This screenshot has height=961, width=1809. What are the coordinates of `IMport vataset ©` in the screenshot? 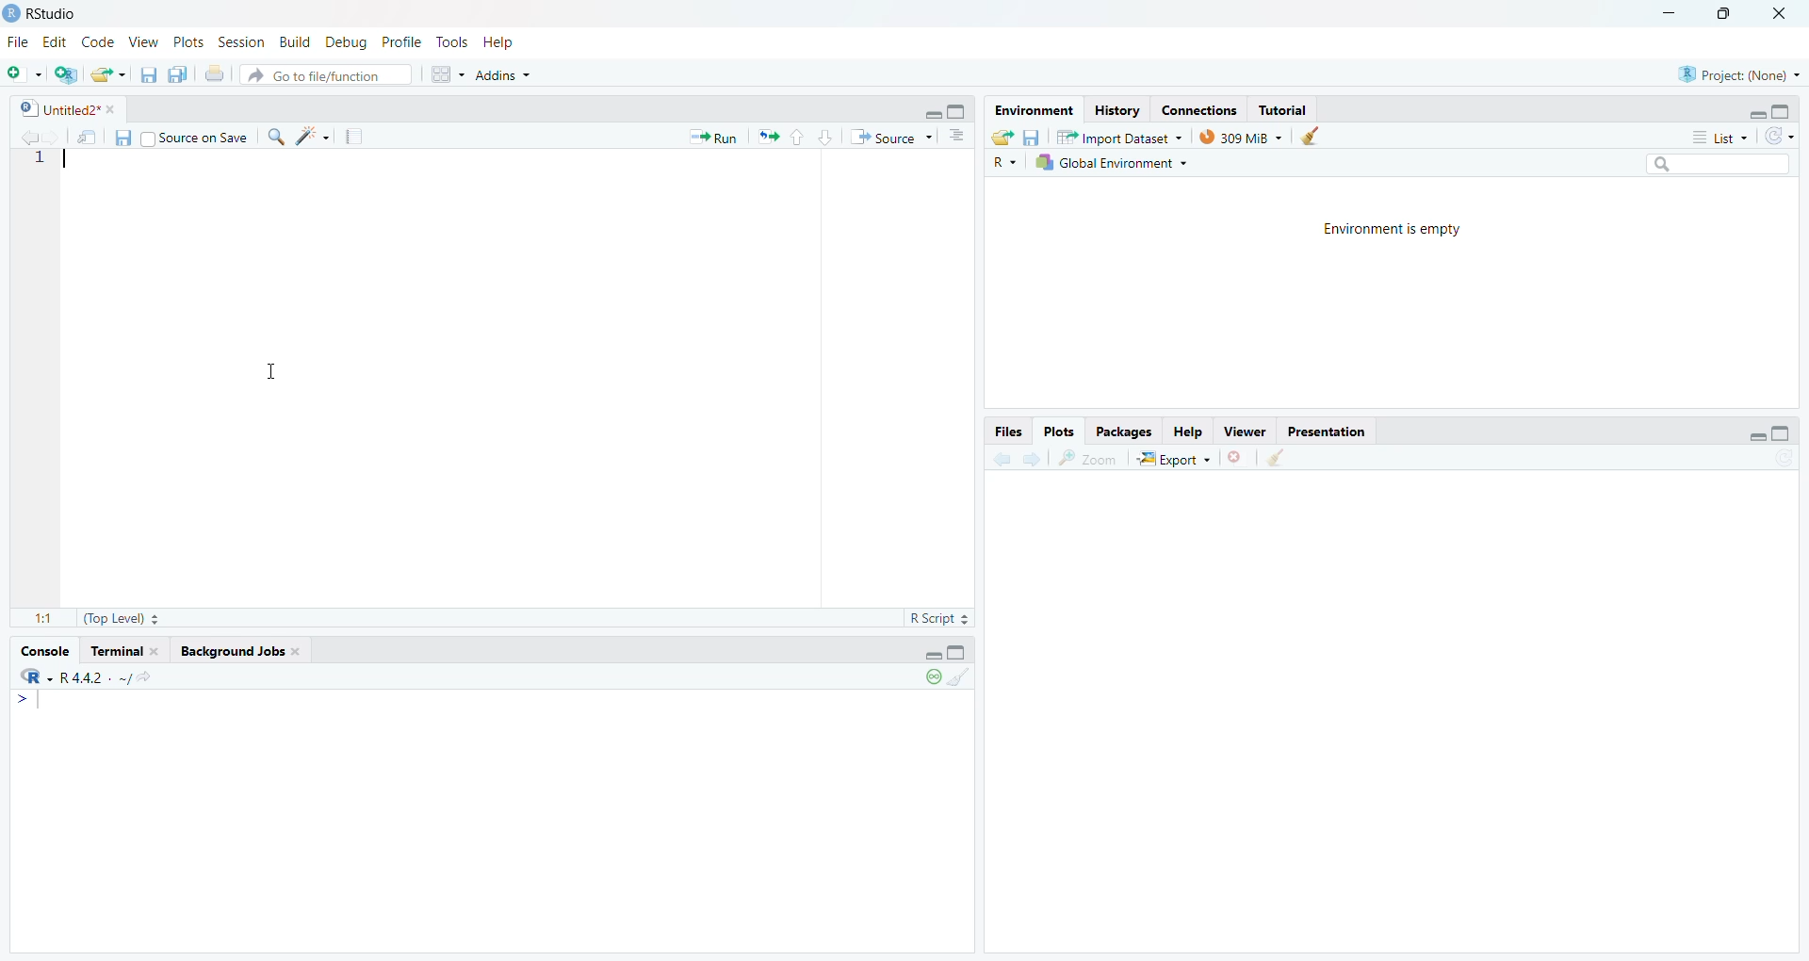 It's located at (1116, 140).